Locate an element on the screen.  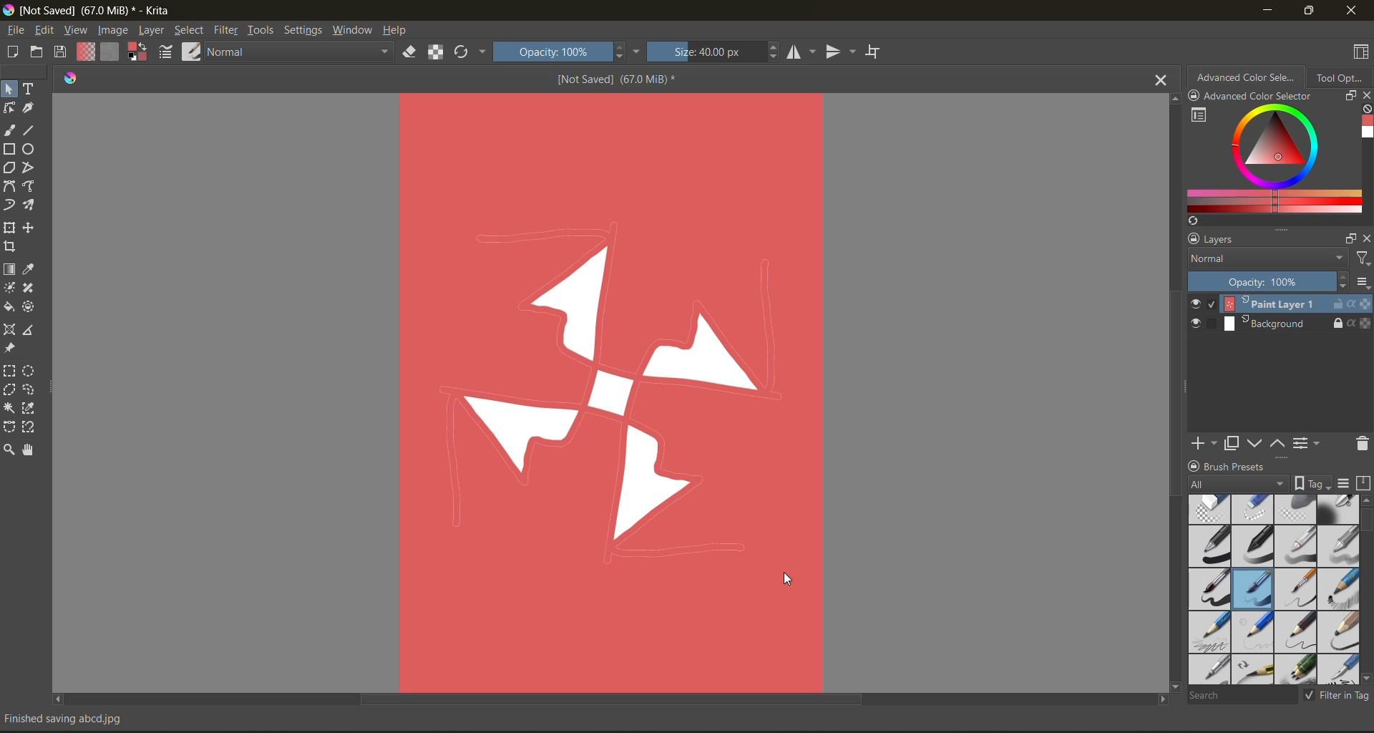
tools is located at coordinates (9, 409).